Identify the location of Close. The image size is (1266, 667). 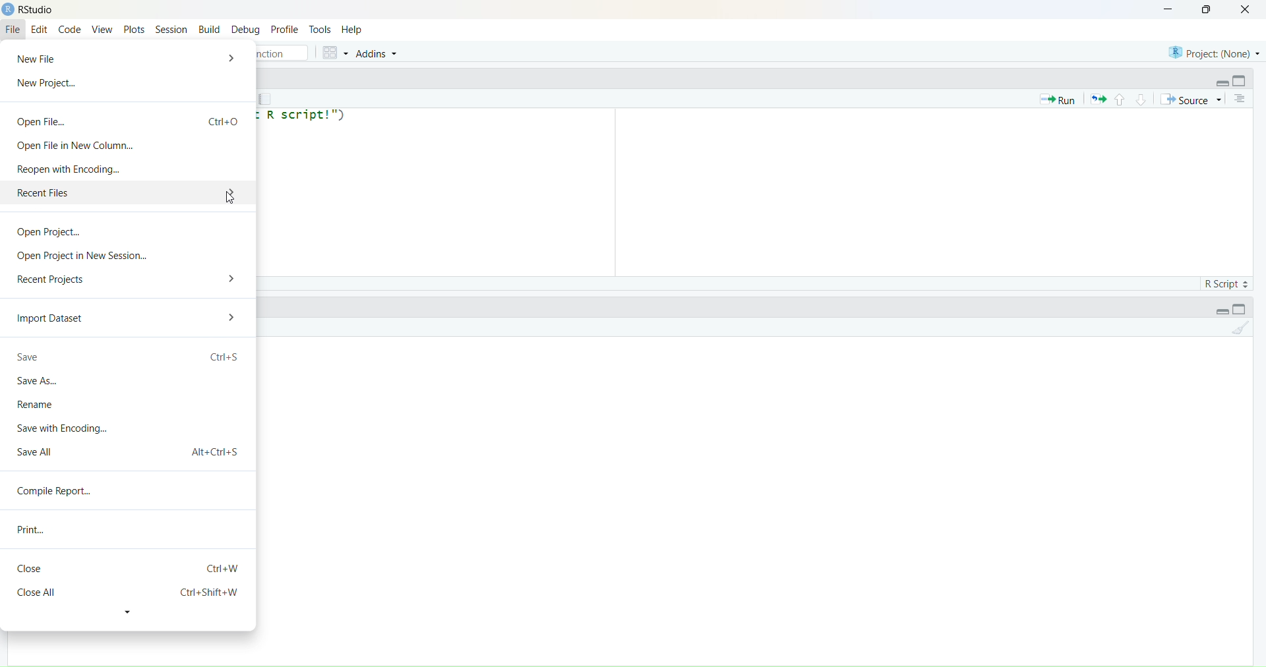
(1246, 11).